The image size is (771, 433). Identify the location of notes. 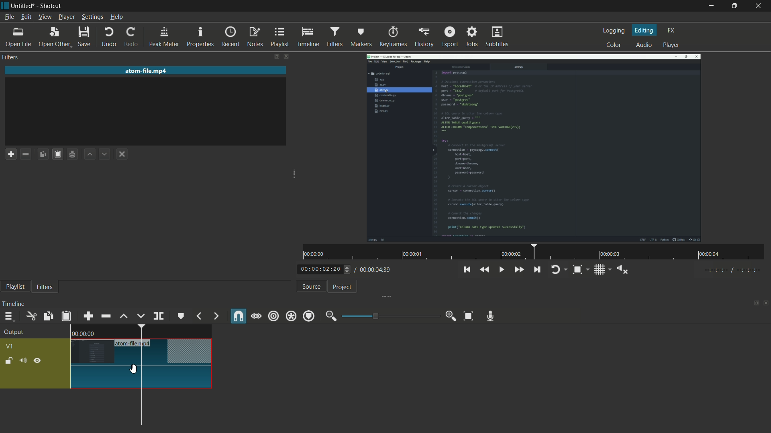
(254, 38).